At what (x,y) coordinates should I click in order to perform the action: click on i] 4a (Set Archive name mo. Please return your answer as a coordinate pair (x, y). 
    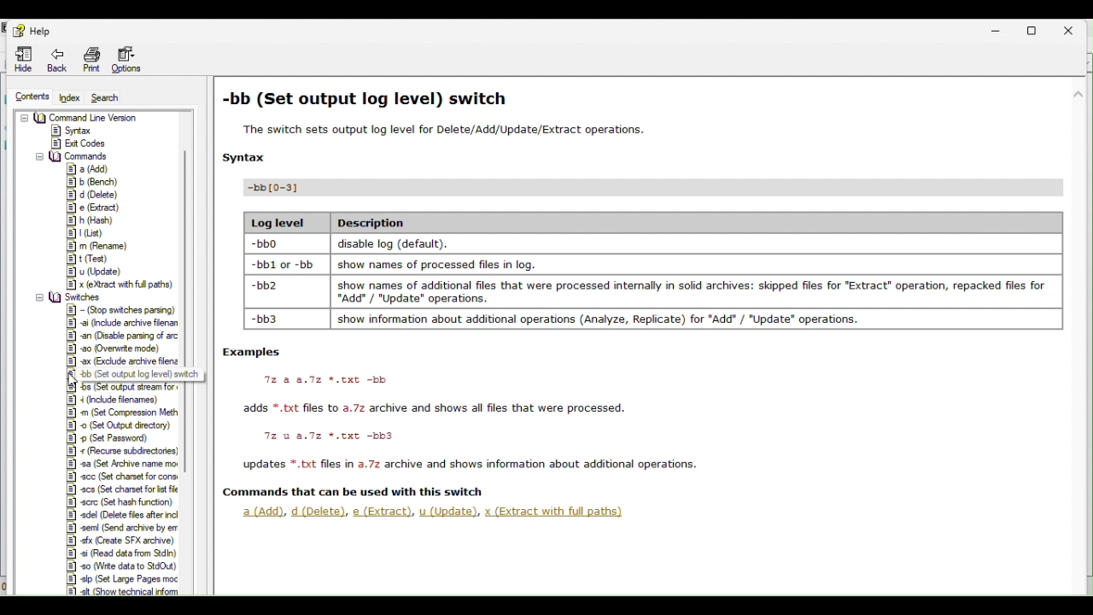
    Looking at the image, I should click on (122, 465).